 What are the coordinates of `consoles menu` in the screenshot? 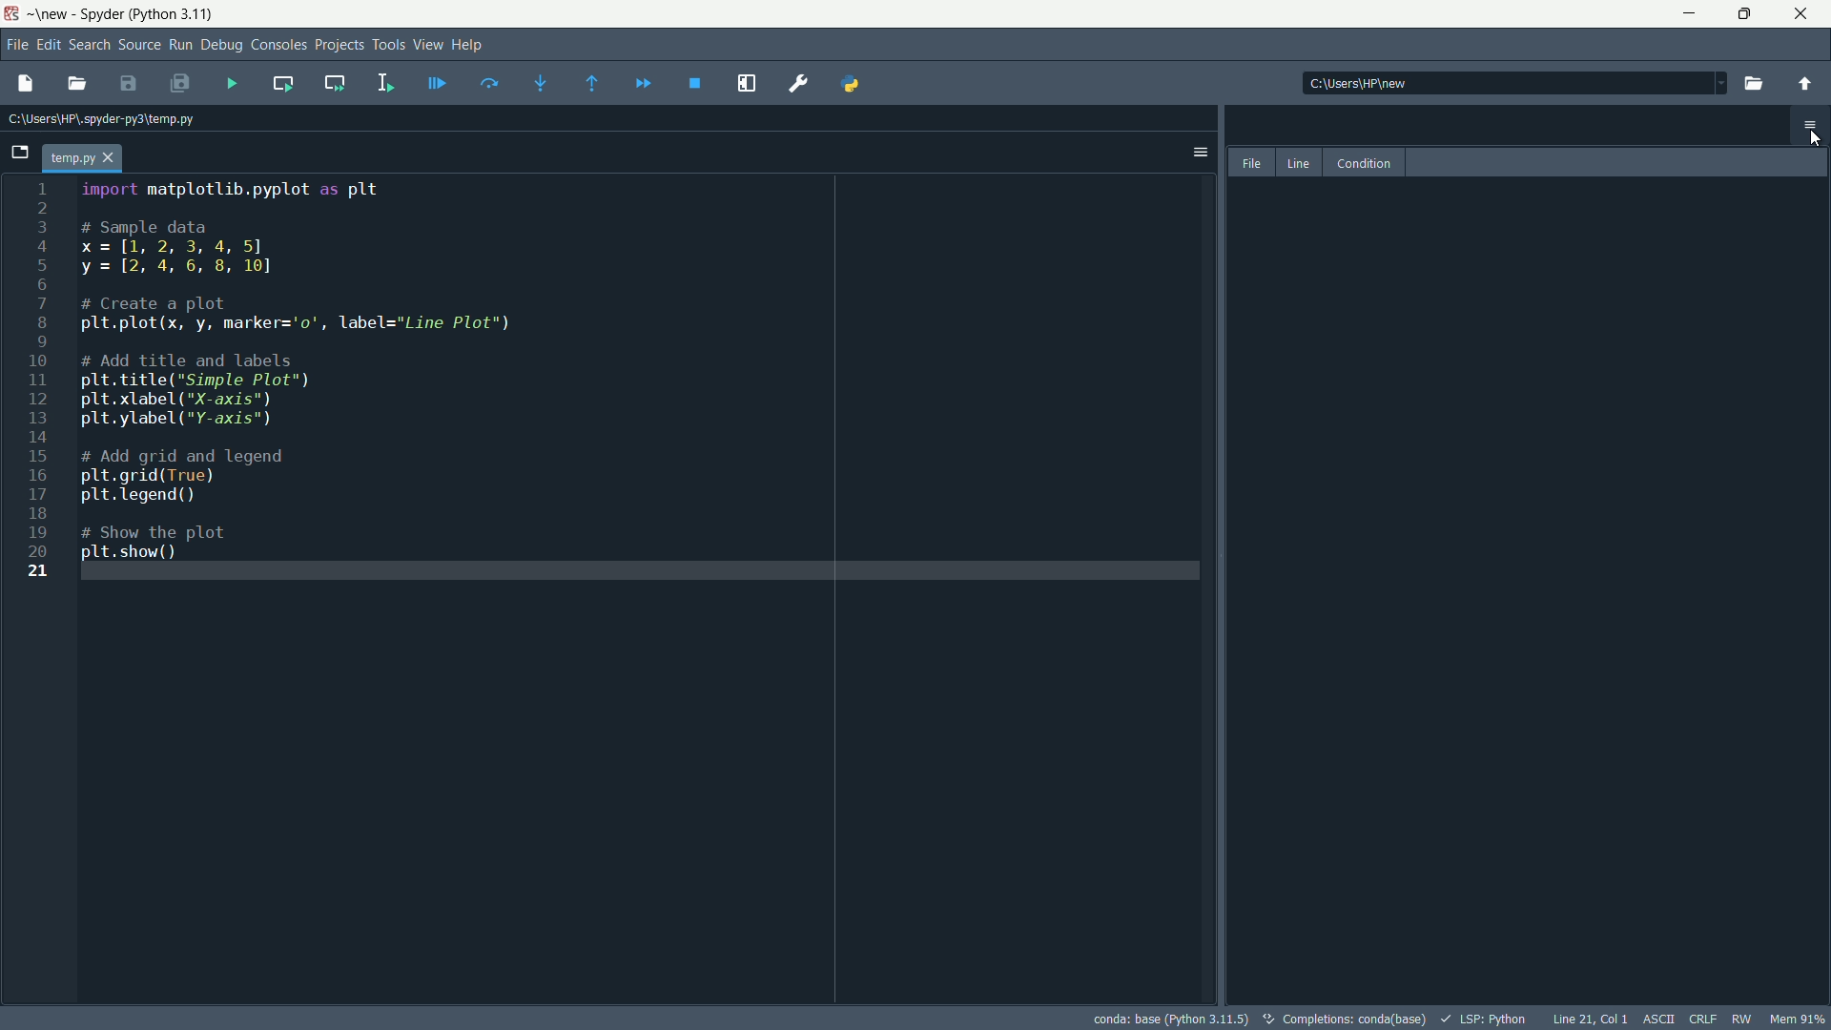 It's located at (278, 44).